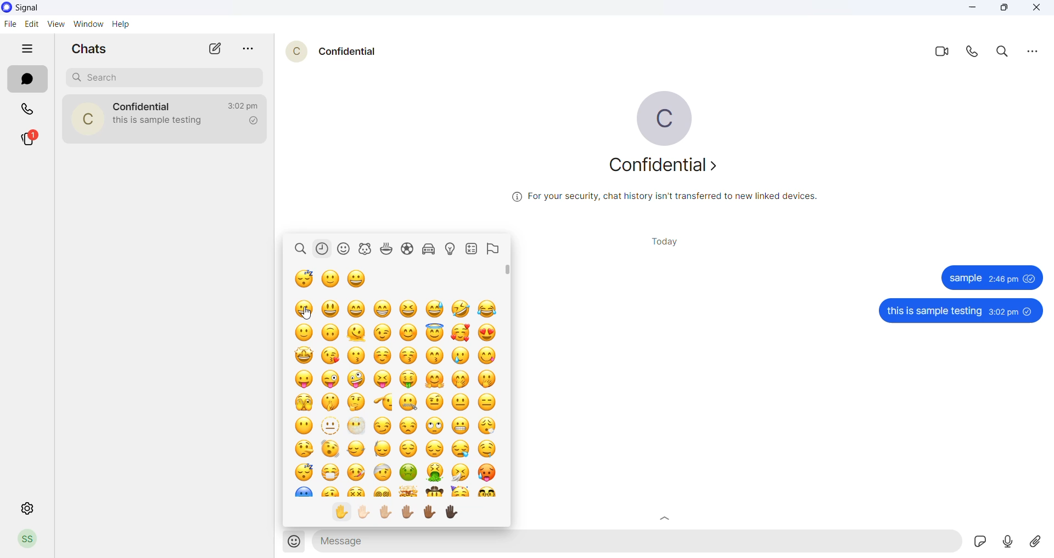 Image resolution: width=1054 pixels, height=558 pixels. I want to click on profile, so click(29, 539).